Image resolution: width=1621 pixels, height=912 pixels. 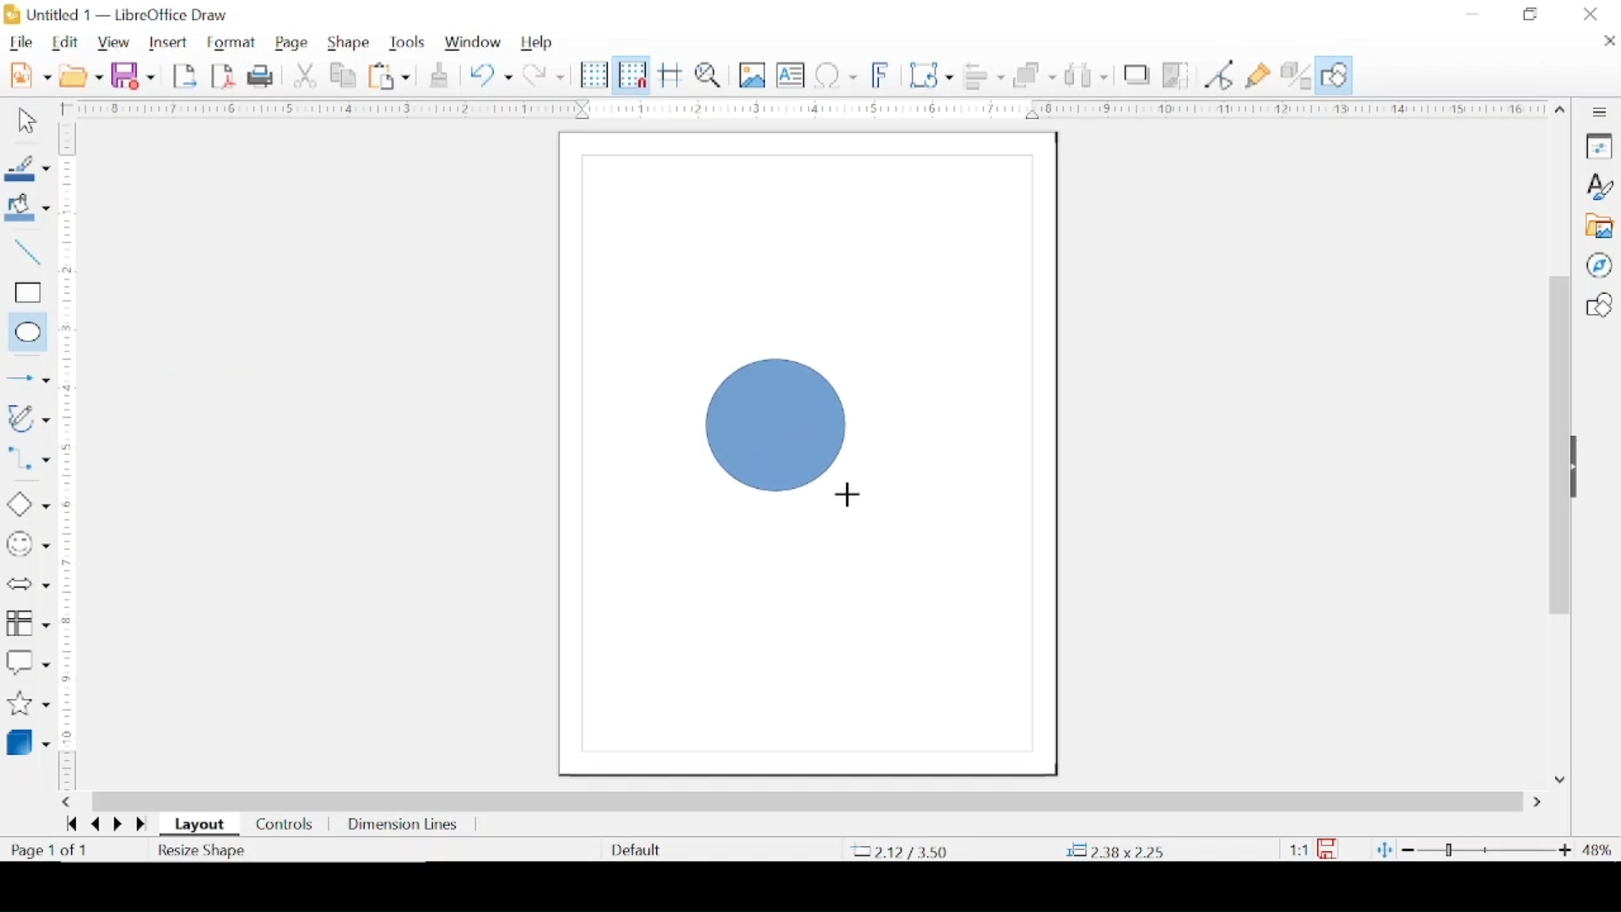 I want to click on page, so click(x=294, y=43).